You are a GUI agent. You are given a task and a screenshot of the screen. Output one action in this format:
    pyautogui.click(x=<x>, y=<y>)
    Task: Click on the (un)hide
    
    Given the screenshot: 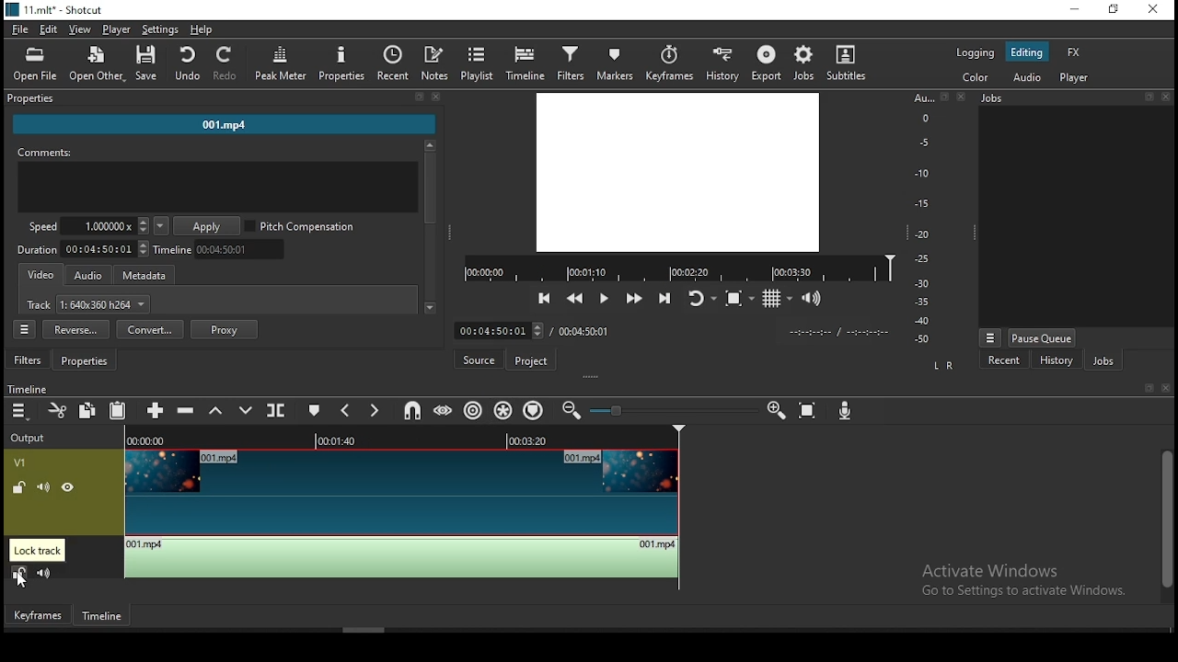 What is the action you would take?
    pyautogui.click(x=71, y=487)
    